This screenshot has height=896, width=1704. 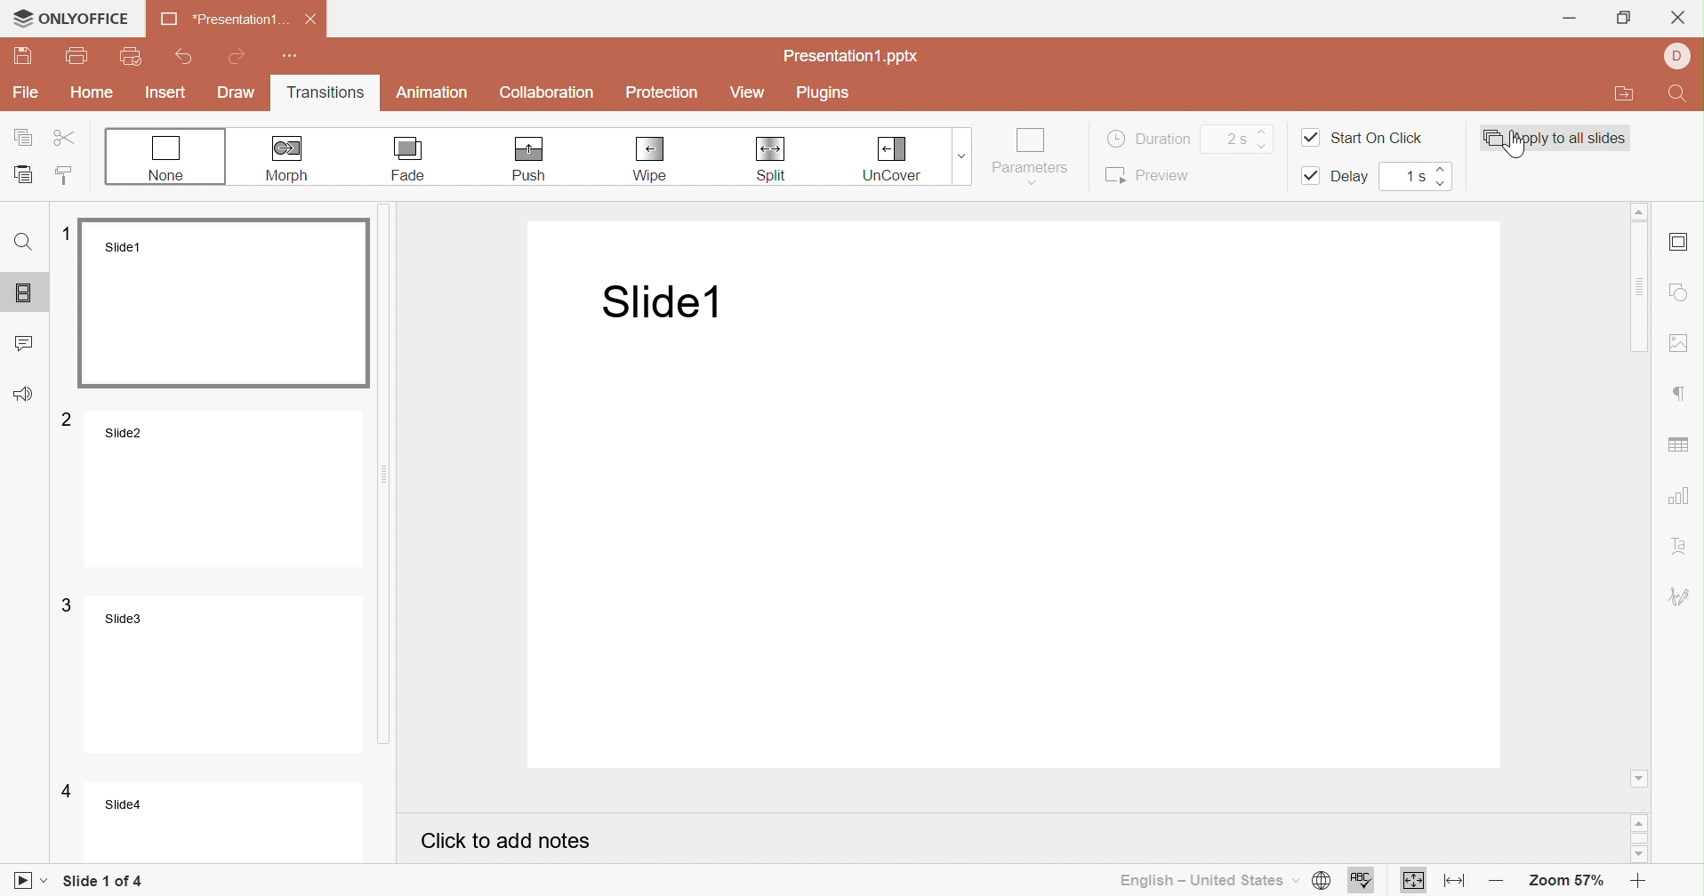 What do you see at coordinates (25, 248) in the screenshot?
I see `Find` at bounding box center [25, 248].